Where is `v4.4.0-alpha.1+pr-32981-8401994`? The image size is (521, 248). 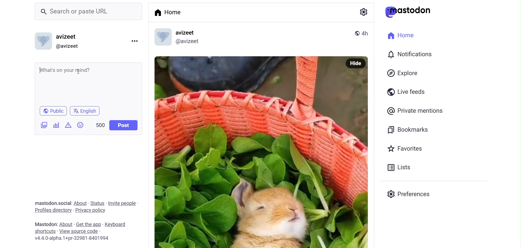 v4.4.0-alpha.1+pr-32981-8401994 is located at coordinates (68, 238).